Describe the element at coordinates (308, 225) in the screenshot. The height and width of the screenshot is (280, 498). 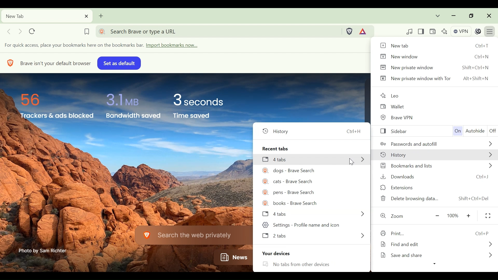
I see `¢8p Settings - Profile name aND ICON` at that location.